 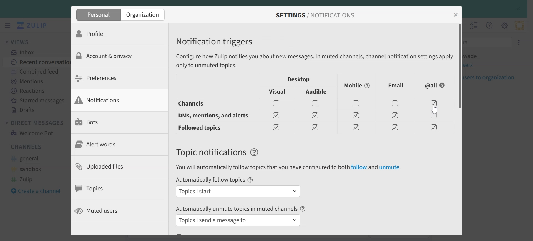 I want to click on Create a channel, so click(x=39, y=190).